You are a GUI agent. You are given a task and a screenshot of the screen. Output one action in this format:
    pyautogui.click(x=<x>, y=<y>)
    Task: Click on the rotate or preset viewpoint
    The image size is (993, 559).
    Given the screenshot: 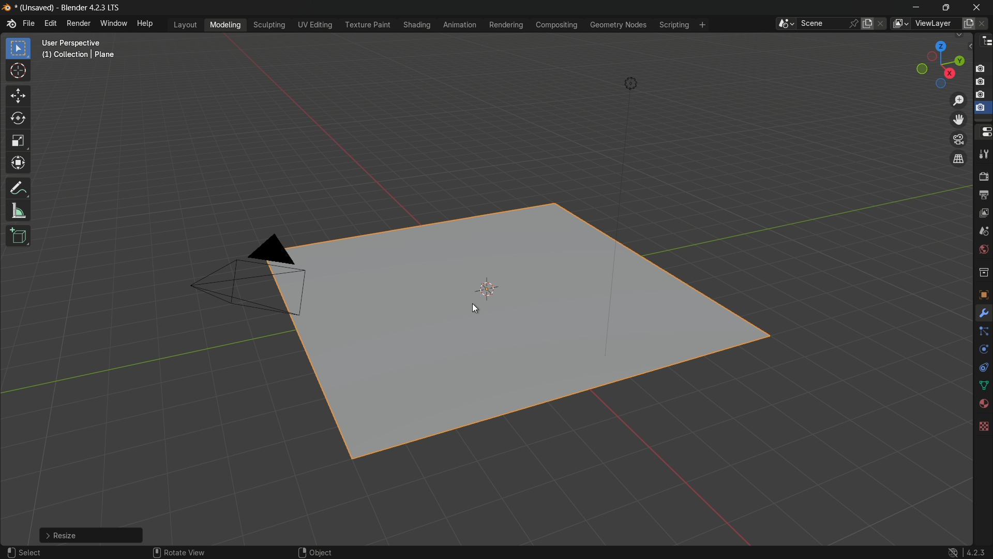 What is the action you would take?
    pyautogui.click(x=941, y=63)
    